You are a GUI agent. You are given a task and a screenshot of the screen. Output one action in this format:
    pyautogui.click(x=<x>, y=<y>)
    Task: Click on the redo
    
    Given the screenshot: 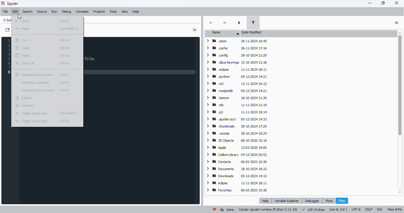 What is the action you would take?
    pyautogui.click(x=22, y=28)
    